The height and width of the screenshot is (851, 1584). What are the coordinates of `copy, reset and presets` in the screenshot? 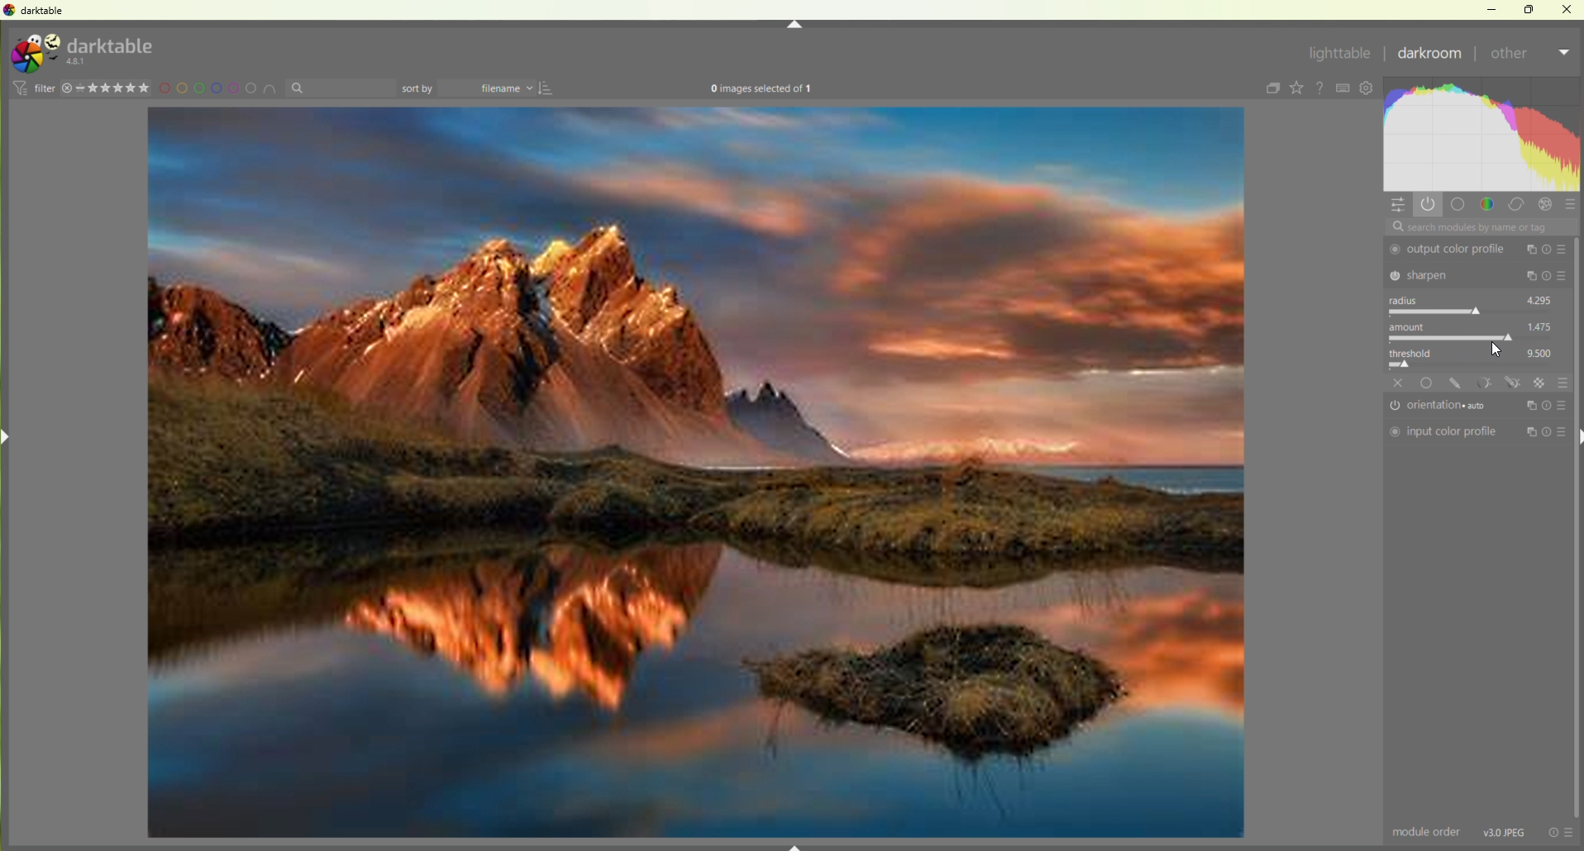 It's located at (1548, 277).